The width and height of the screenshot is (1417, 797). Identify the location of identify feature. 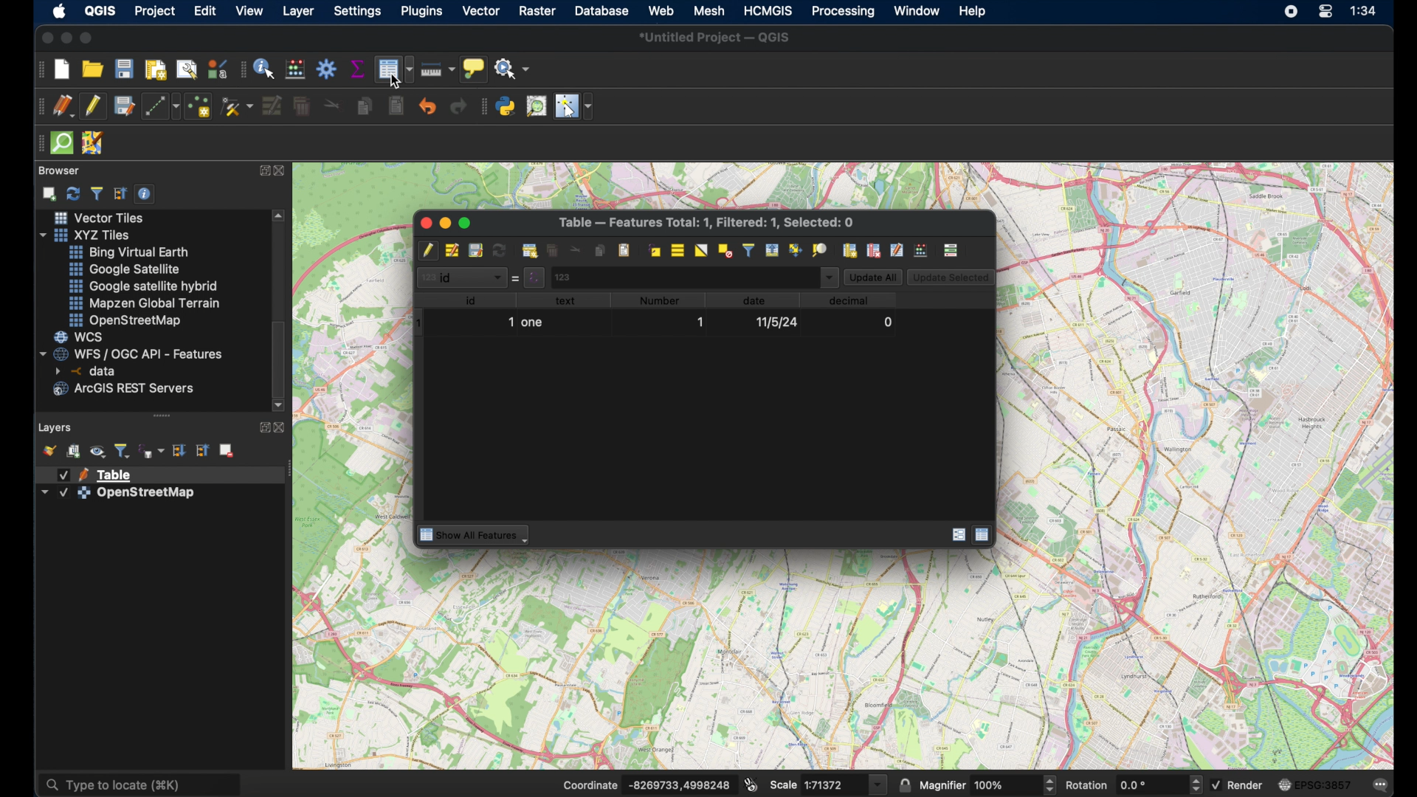
(263, 70).